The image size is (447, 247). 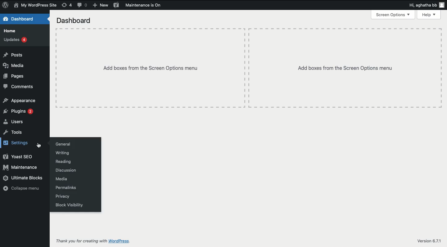 I want to click on appearance , so click(x=21, y=101).